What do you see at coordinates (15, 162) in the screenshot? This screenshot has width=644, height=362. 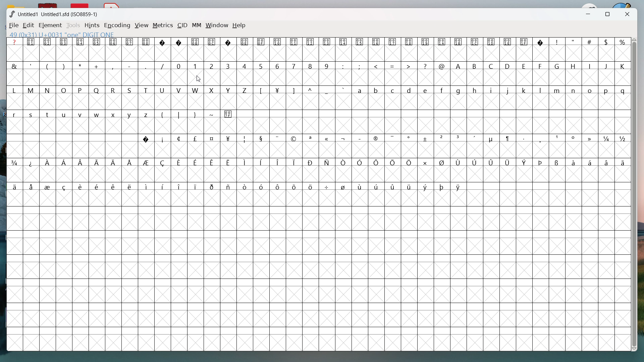 I see `symbol` at bounding box center [15, 162].